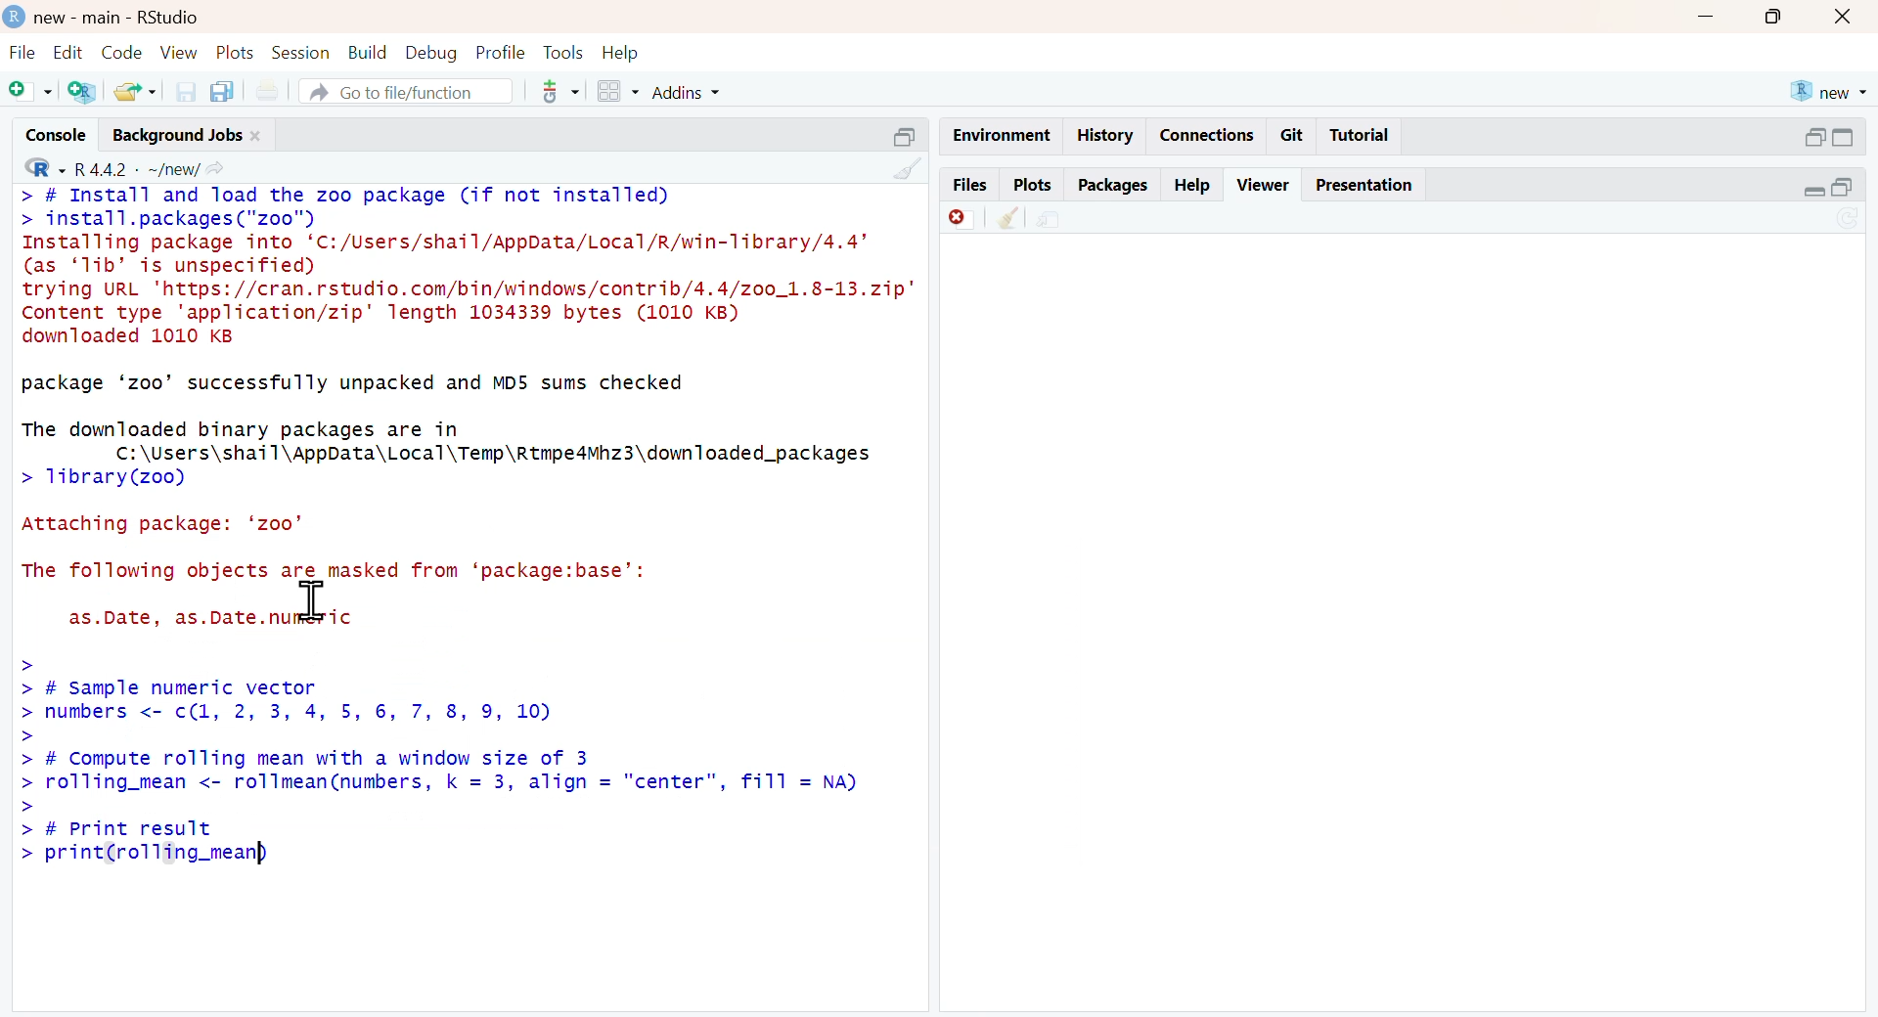 Image resolution: width=1878 pixels, height=1017 pixels. I want to click on plots, so click(1033, 185).